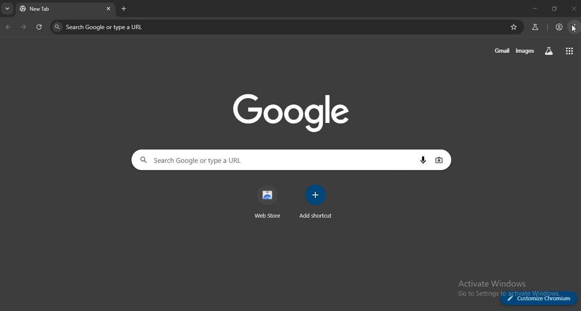 This screenshot has width=581, height=311. I want to click on web store, so click(268, 202).